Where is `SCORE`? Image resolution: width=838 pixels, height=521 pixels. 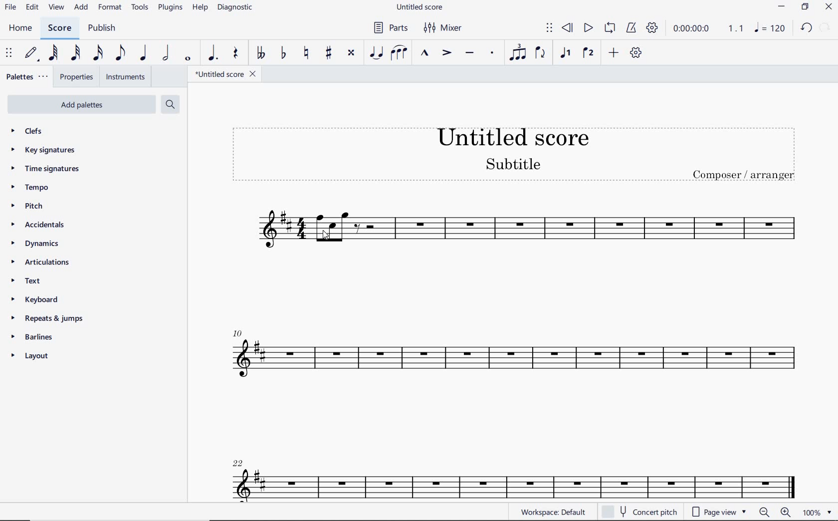
SCORE is located at coordinates (59, 28).